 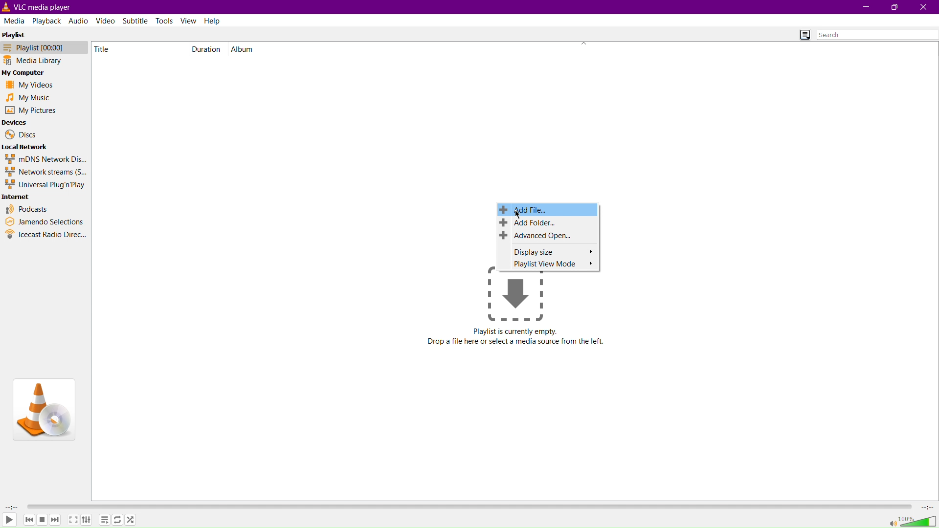 What do you see at coordinates (802, 34) in the screenshot?
I see `Toggle Playlist view` at bounding box center [802, 34].